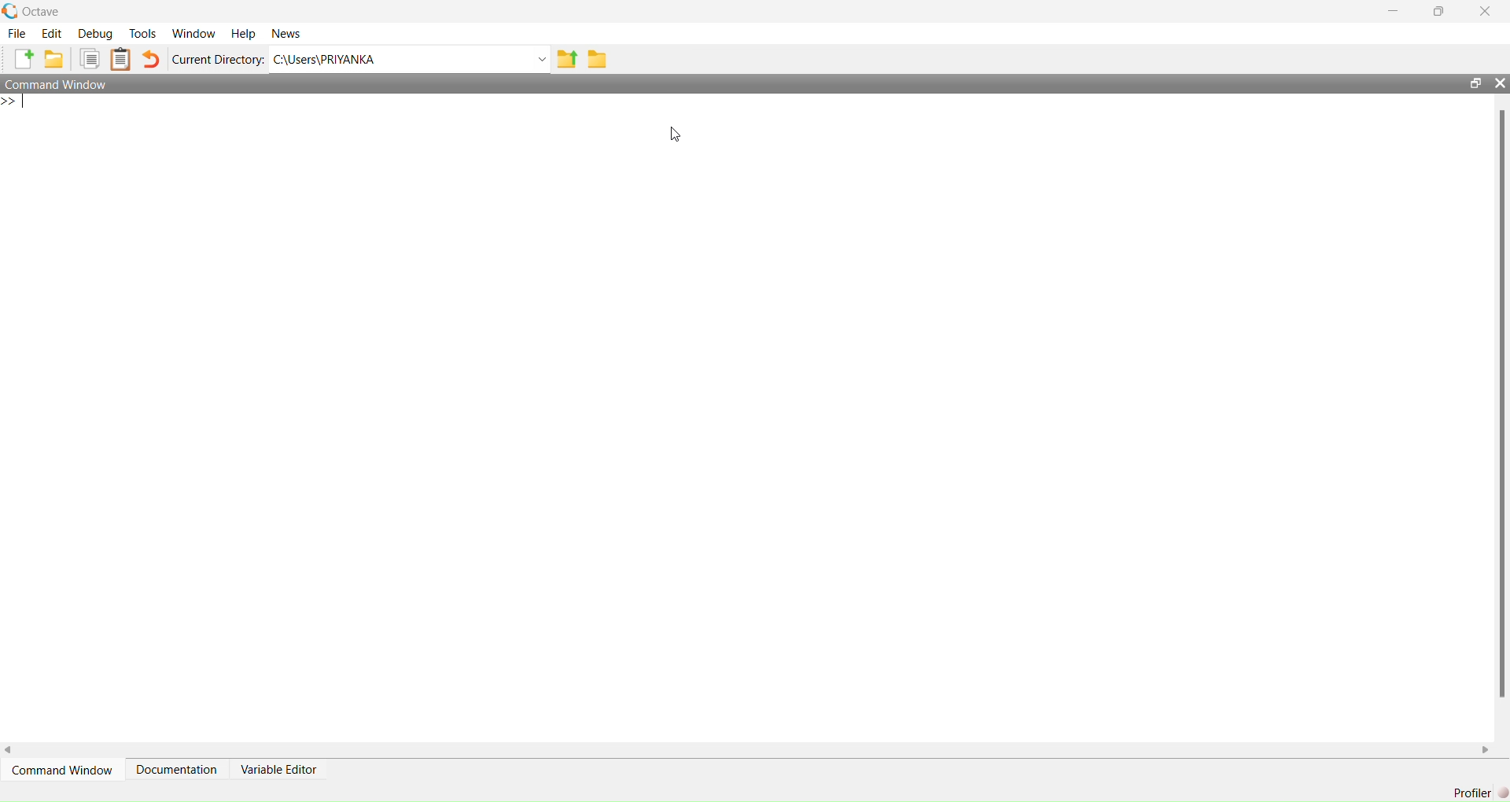 Image resolution: width=1510 pixels, height=802 pixels. I want to click on folder, so click(599, 60).